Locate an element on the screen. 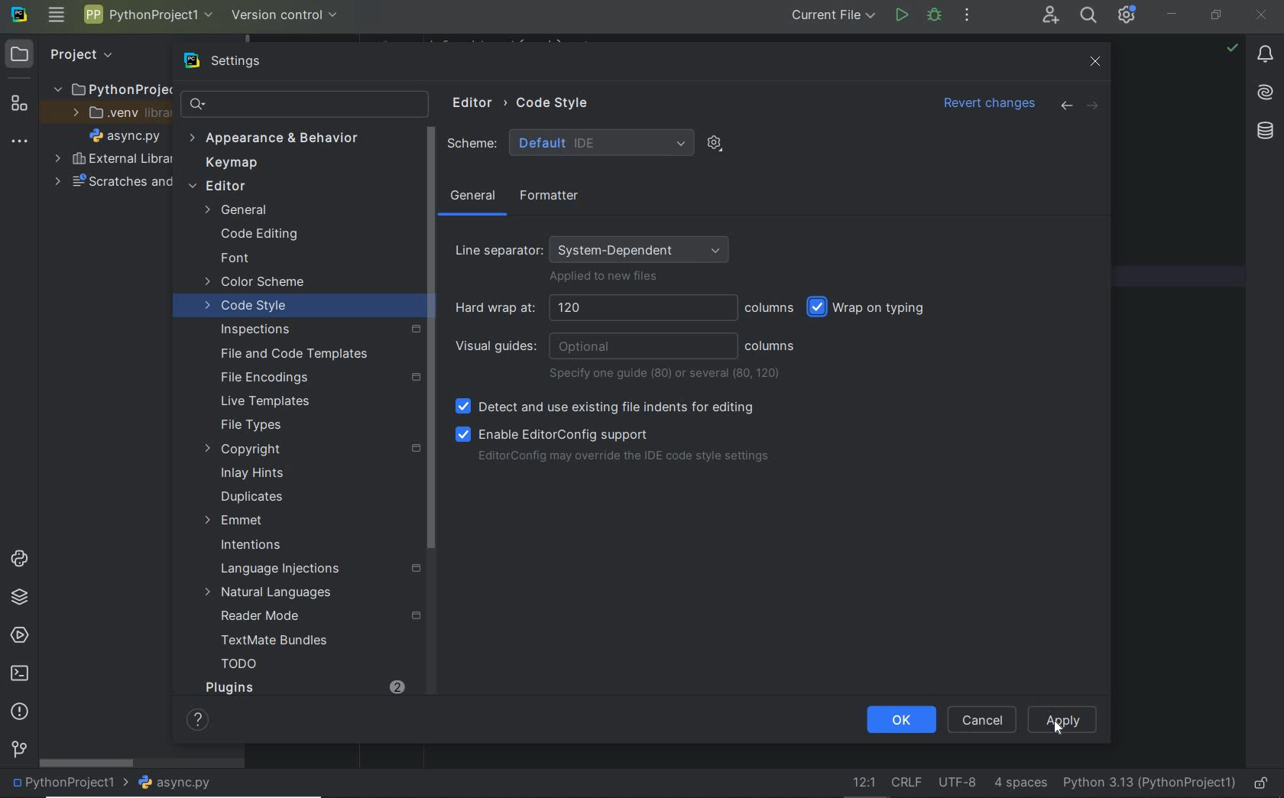 The width and height of the screenshot is (1284, 798). columns is located at coordinates (770, 346).